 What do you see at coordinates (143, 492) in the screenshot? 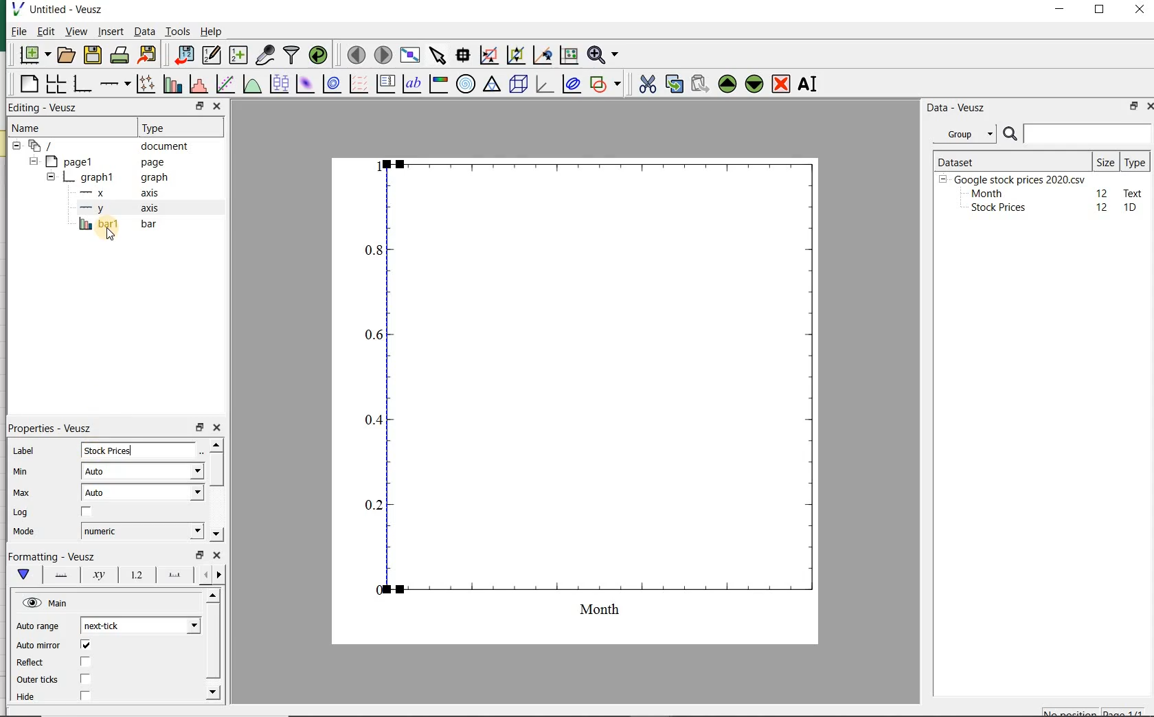
I see `Auto` at bounding box center [143, 492].